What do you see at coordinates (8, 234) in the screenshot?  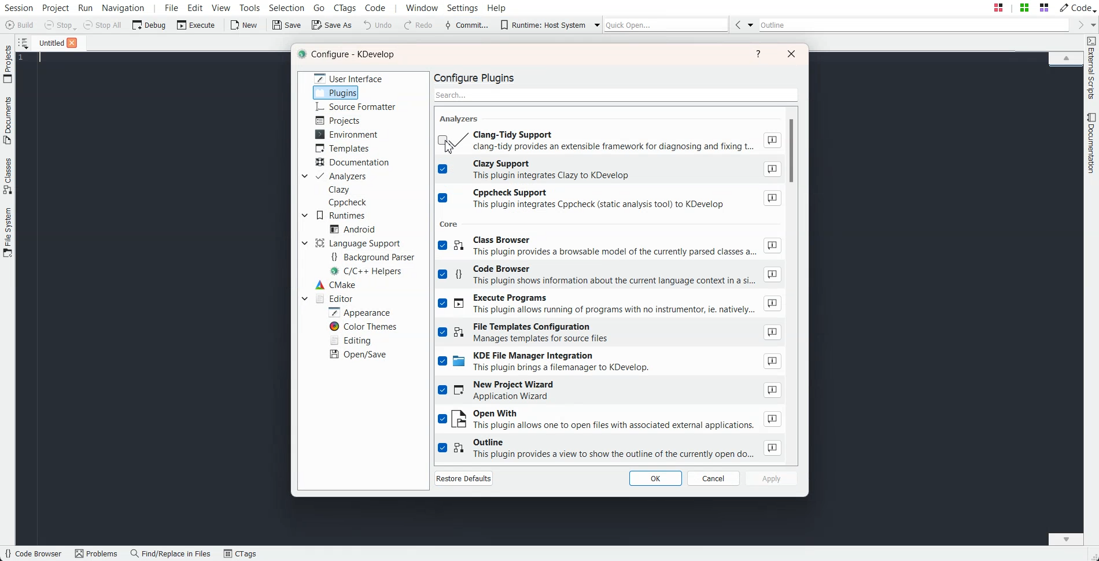 I see `File System` at bounding box center [8, 234].